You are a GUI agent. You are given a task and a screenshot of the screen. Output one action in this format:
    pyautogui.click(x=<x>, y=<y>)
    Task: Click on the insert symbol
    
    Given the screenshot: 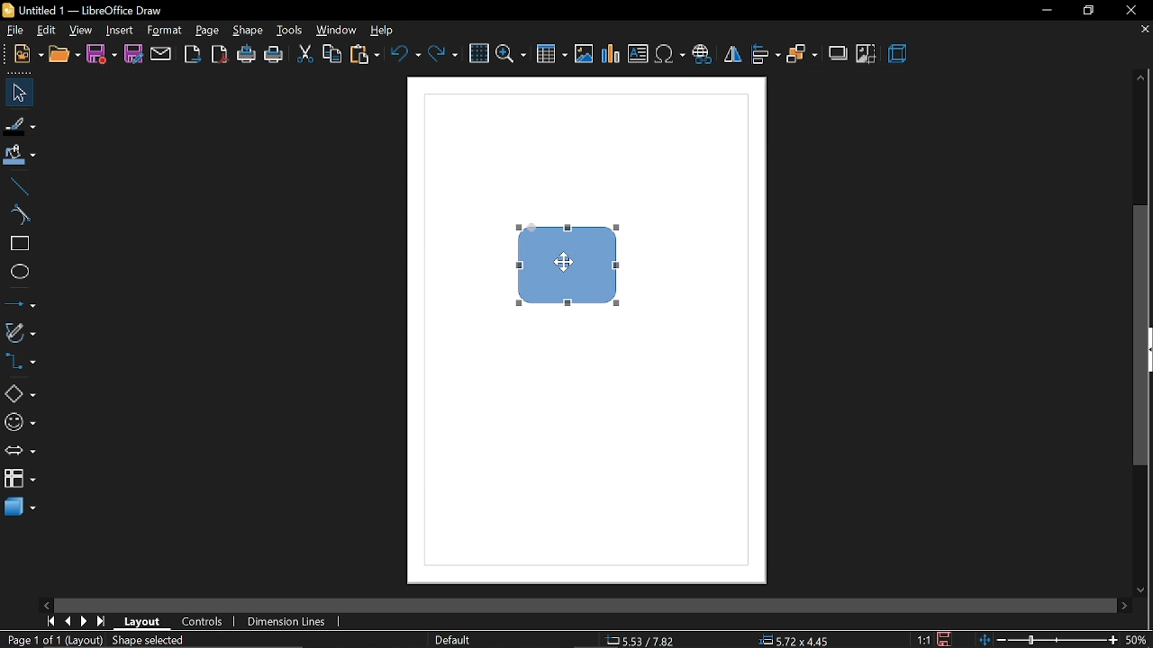 What is the action you would take?
    pyautogui.click(x=671, y=56)
    